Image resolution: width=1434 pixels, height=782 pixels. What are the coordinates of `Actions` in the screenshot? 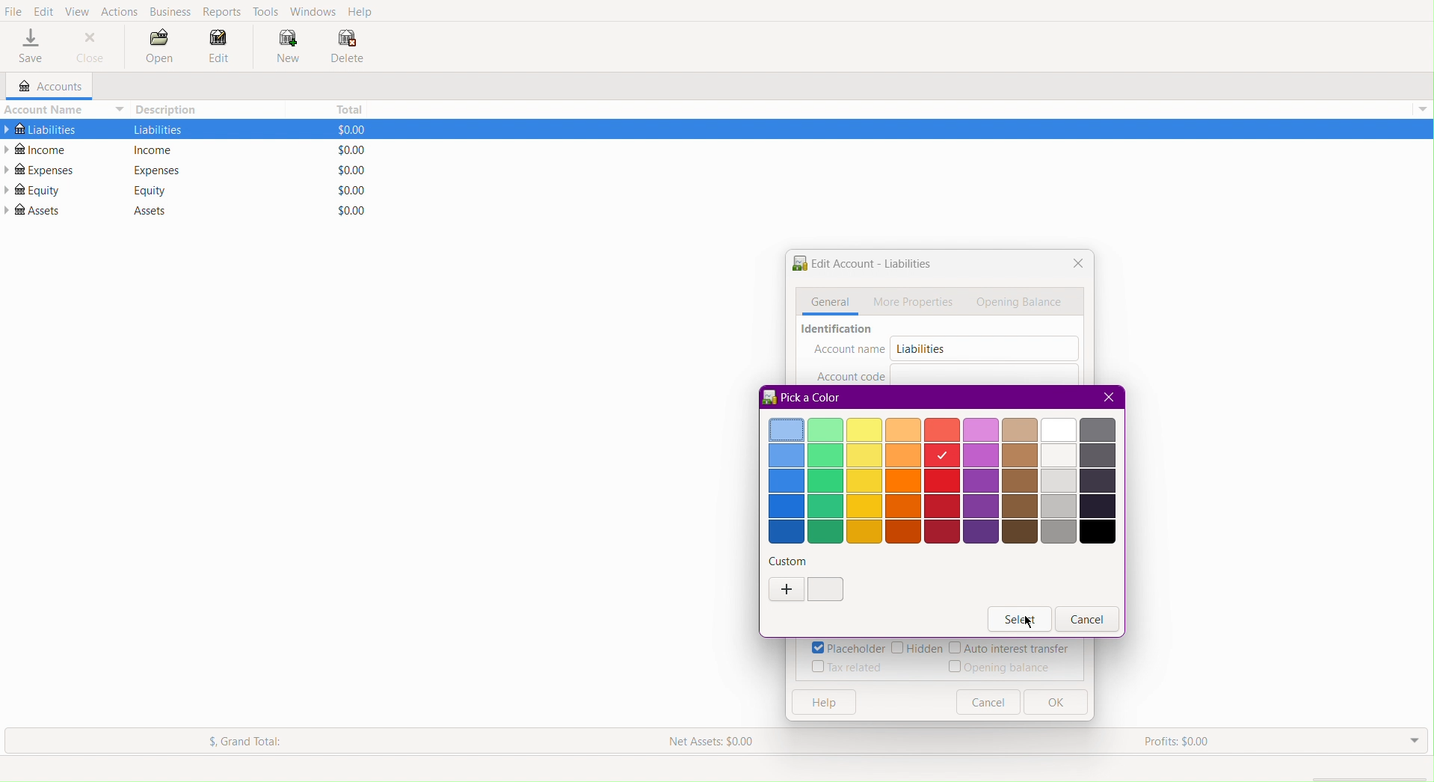 It's located at (120, 10).